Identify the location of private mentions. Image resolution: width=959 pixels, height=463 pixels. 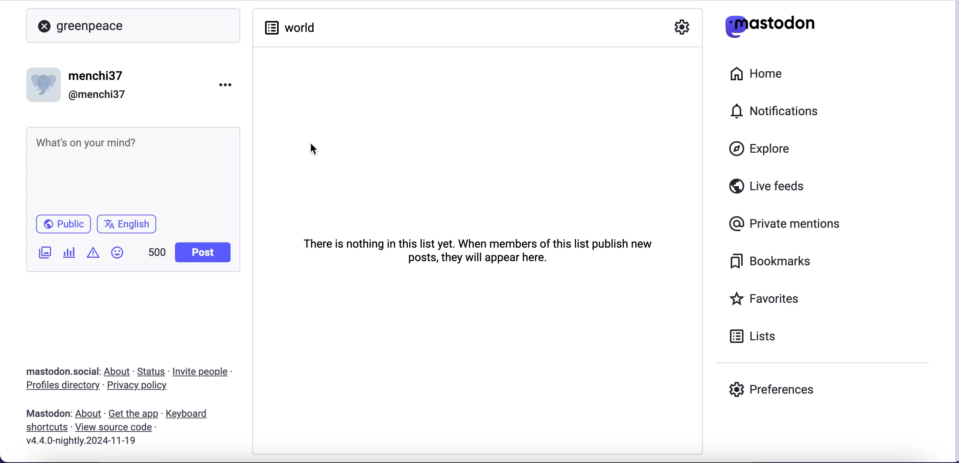
(787, 222).